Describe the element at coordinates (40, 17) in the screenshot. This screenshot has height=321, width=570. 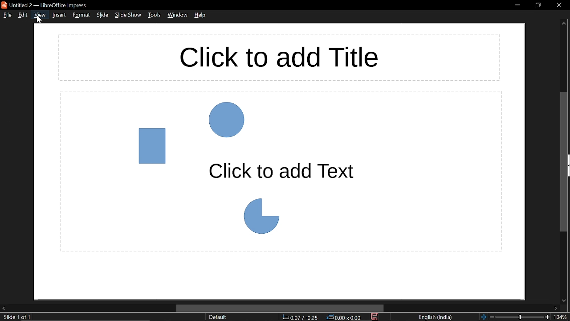
I see `View` at that location.